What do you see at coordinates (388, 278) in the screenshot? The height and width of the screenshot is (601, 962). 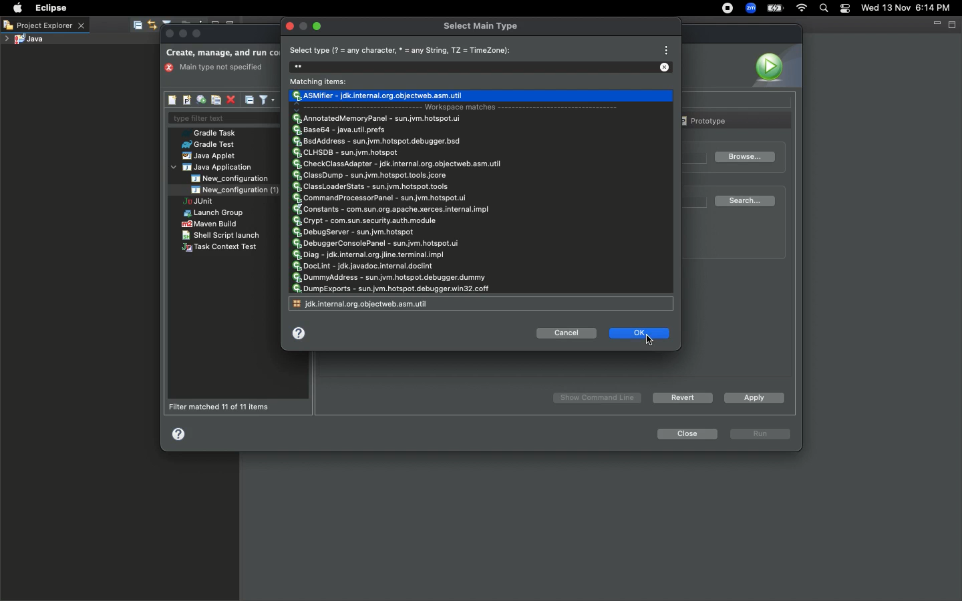 I see `DummyAddress - sun.jvm.hotspot.debugger.dummy` at bounding box center [388, 278].